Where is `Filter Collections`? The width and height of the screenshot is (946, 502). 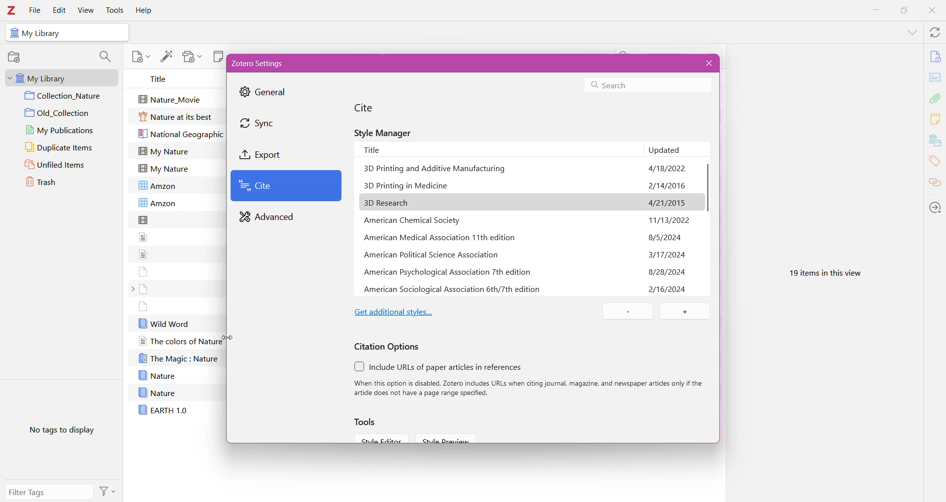 Filter Collections is located at coordinates (104, 57).